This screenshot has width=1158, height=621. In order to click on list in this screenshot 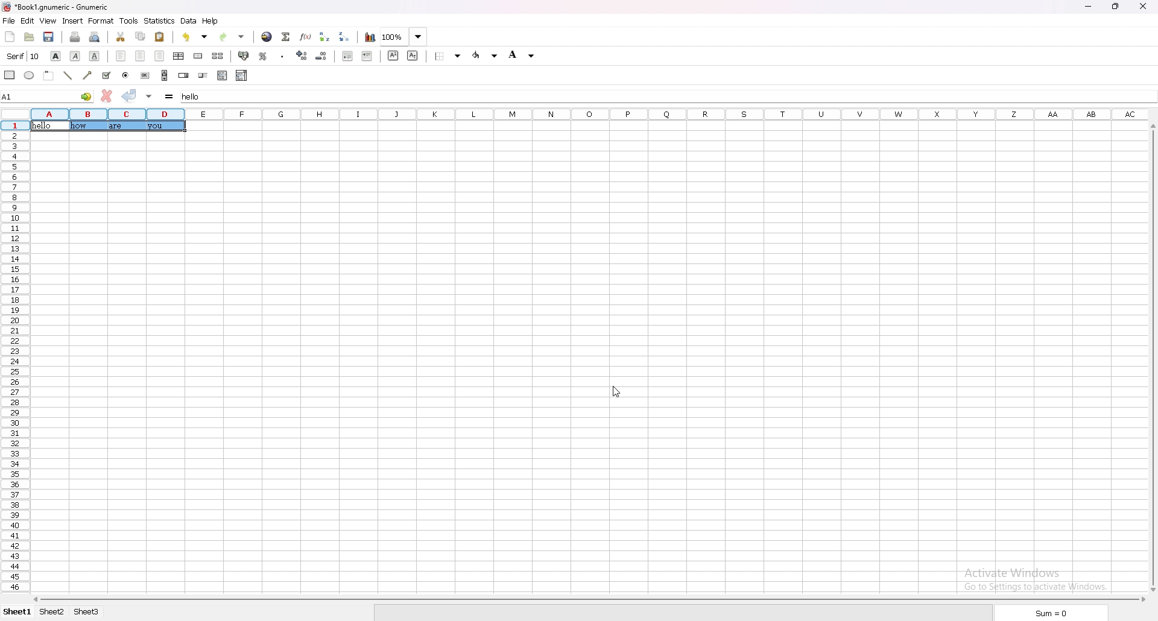, I will do `click(222, 76)`.